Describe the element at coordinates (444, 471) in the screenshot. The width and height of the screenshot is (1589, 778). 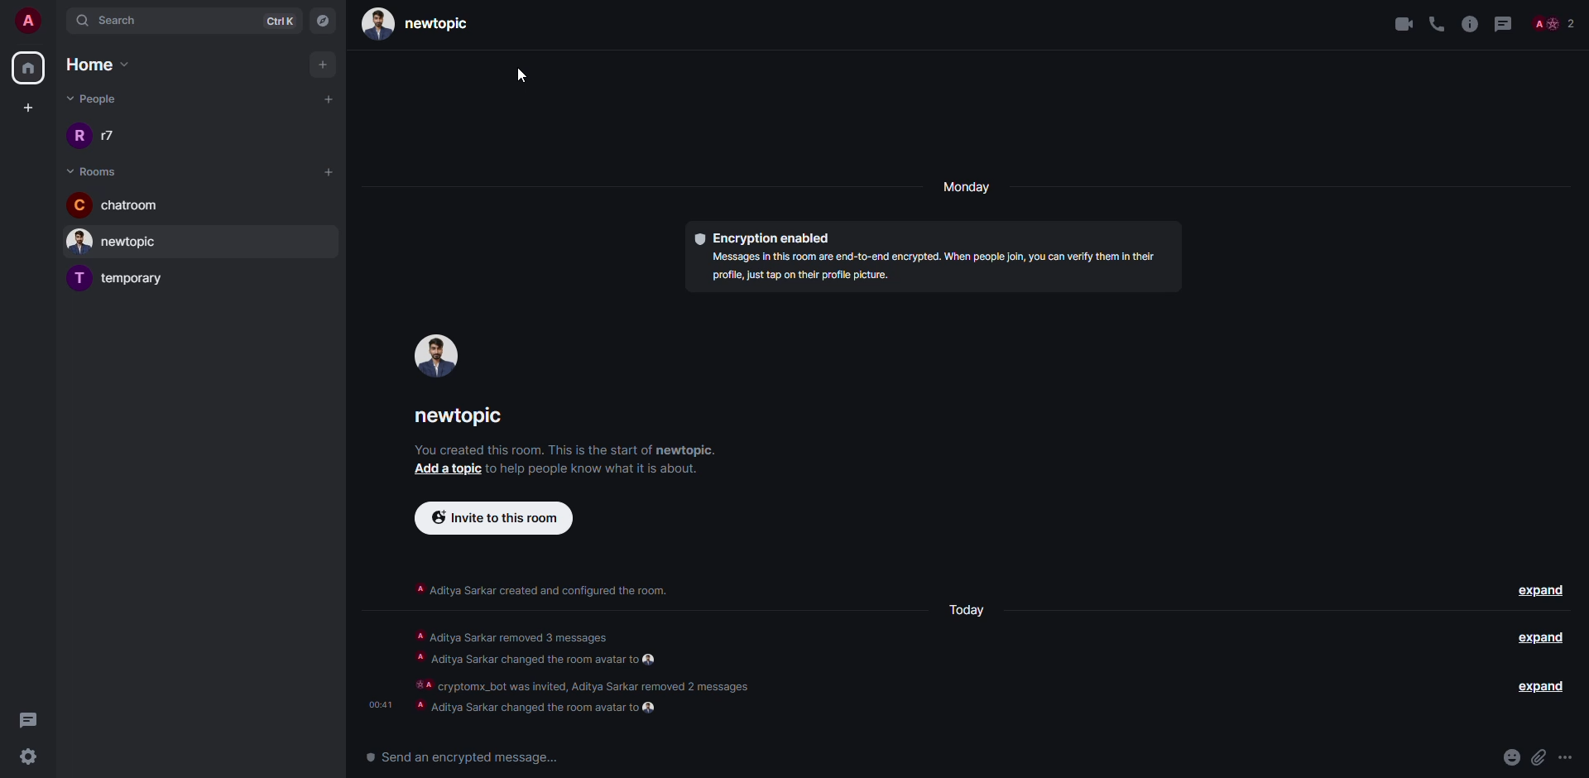
I see `add a topic` at that location.